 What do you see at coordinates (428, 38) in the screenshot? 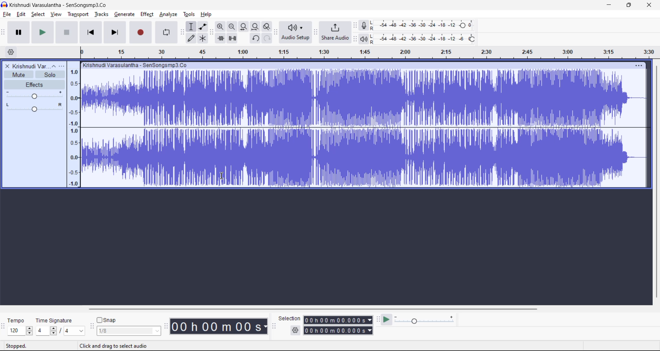
I see `playback level` at bounding box center [428, 38].